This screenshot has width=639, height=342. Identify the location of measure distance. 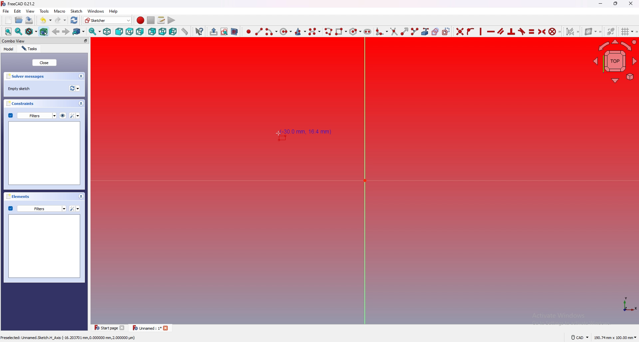
(185, 32).